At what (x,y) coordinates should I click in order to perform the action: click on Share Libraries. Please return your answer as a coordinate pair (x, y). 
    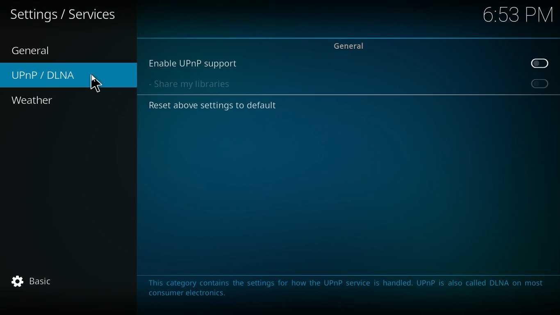
    Looking at the image, I should click on (348, 84).